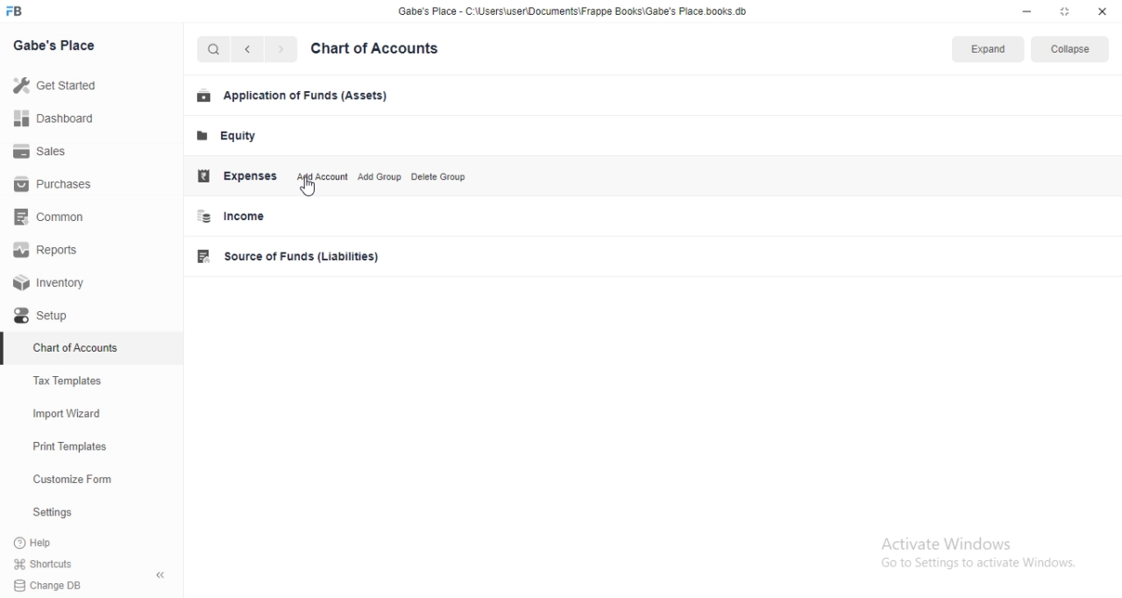 This screenshot has height=598, width=1122. What do you see at coordinates (575, 14) in the screenshot?
I see `Gabe's Place - C\Users\userDocuments\Frappe Books\Gabe's Place.books.db.` at bounding box center [575, 14].